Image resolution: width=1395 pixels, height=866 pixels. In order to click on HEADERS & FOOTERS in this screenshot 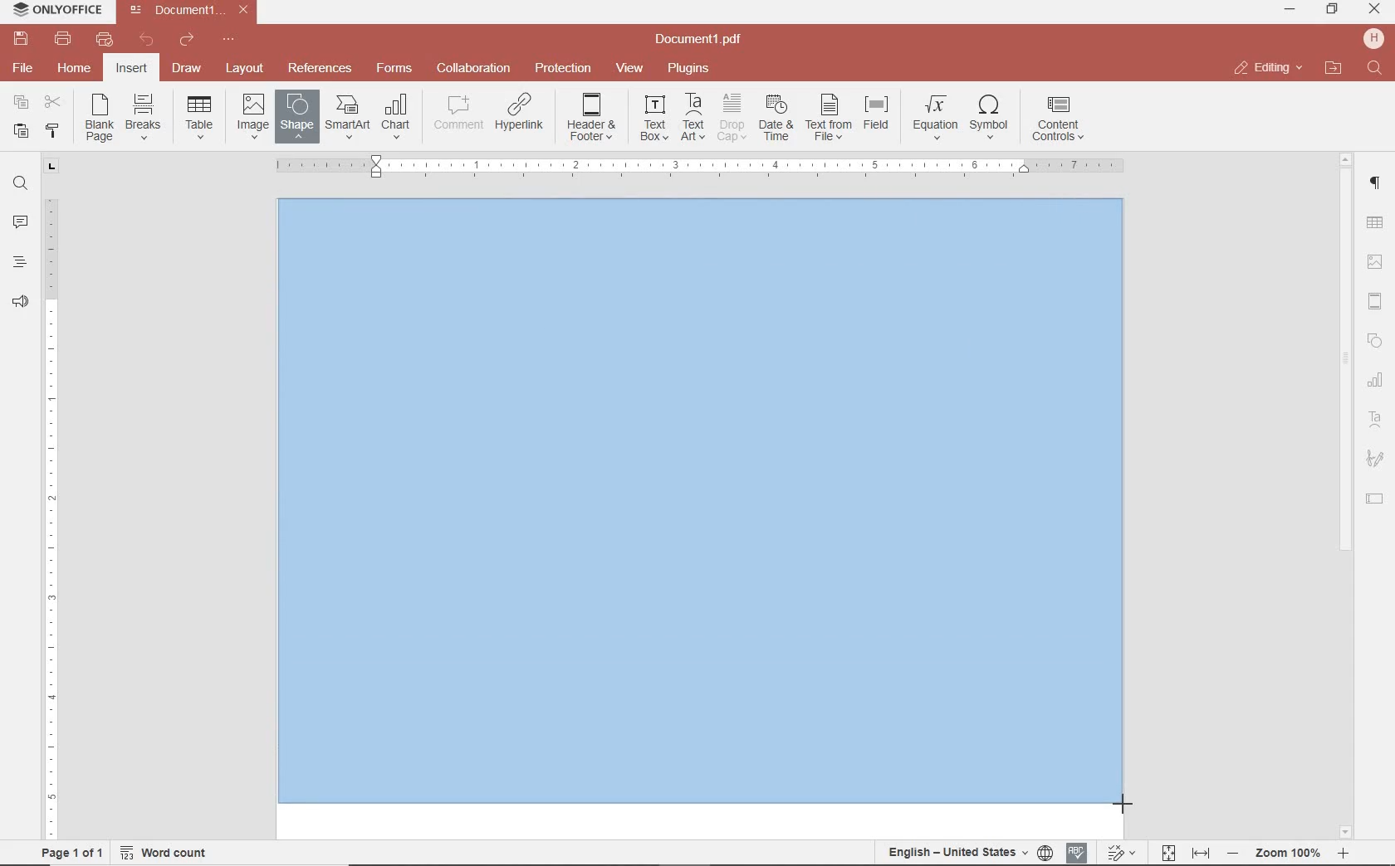, I will do `click(1376, 302)`.